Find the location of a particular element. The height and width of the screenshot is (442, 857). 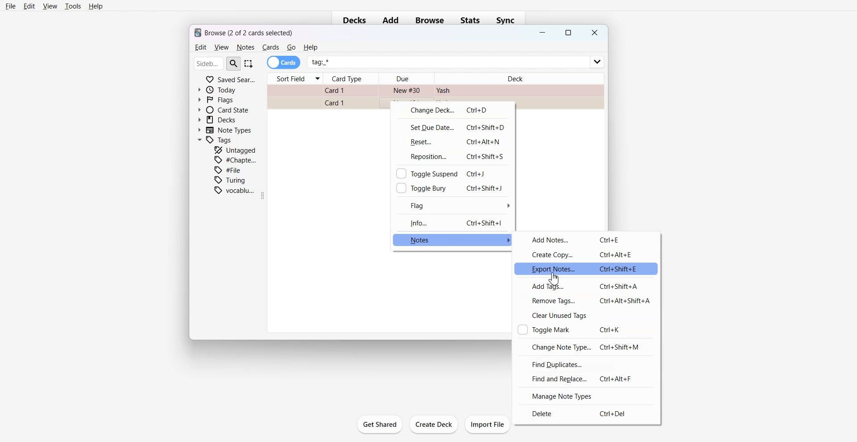

Change Note Type is located at coordinates (585, 346).